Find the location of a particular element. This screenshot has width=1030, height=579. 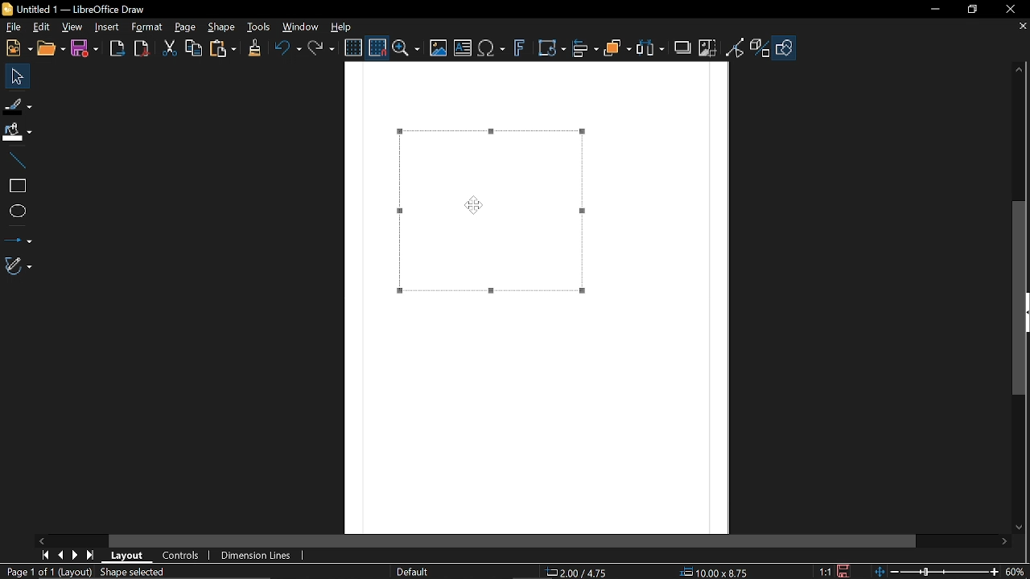

Help is located at coordinates (342, 27).